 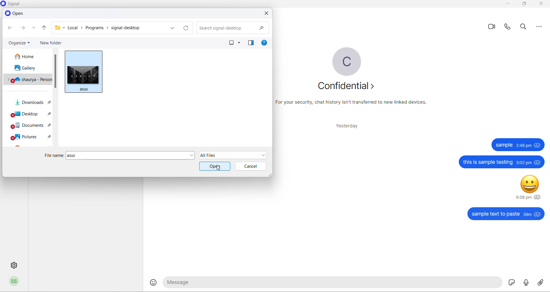 I want to click on sticker, so click(x=509, y=282).